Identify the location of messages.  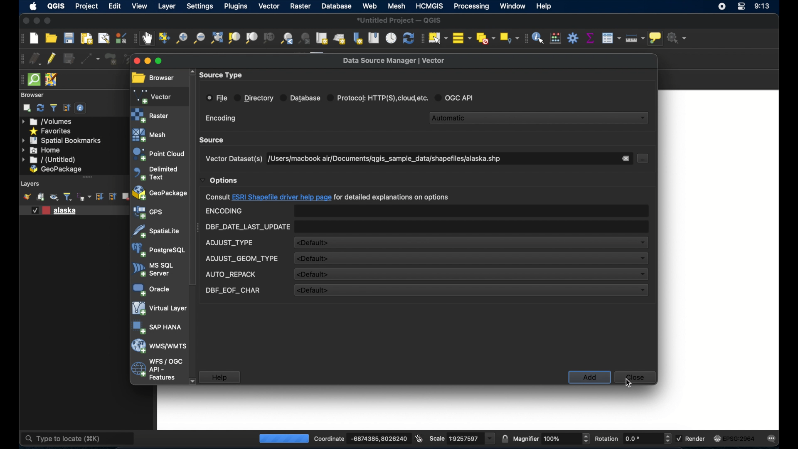
(773, 439).